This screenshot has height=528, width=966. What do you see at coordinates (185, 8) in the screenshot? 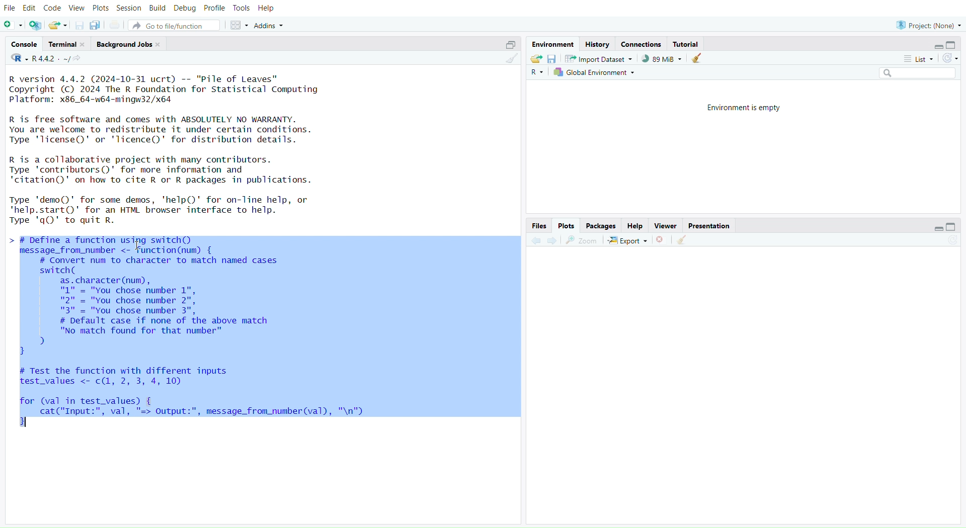
I see `Debug` at bounding box center [185, 8].